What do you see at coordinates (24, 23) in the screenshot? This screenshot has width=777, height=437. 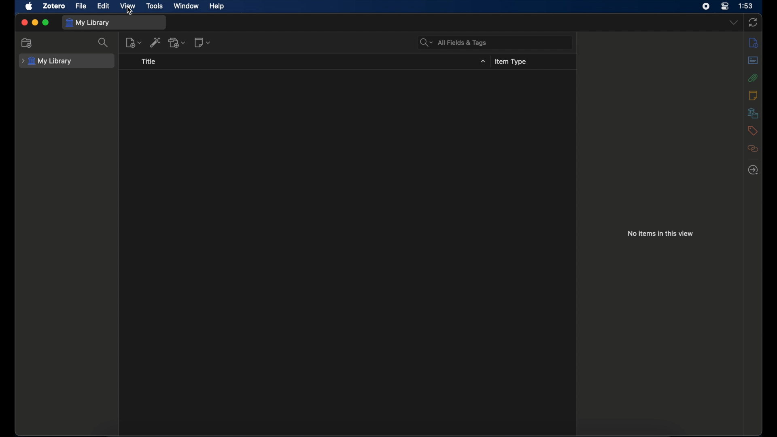 I see `close` at bounding box center [24, 23].